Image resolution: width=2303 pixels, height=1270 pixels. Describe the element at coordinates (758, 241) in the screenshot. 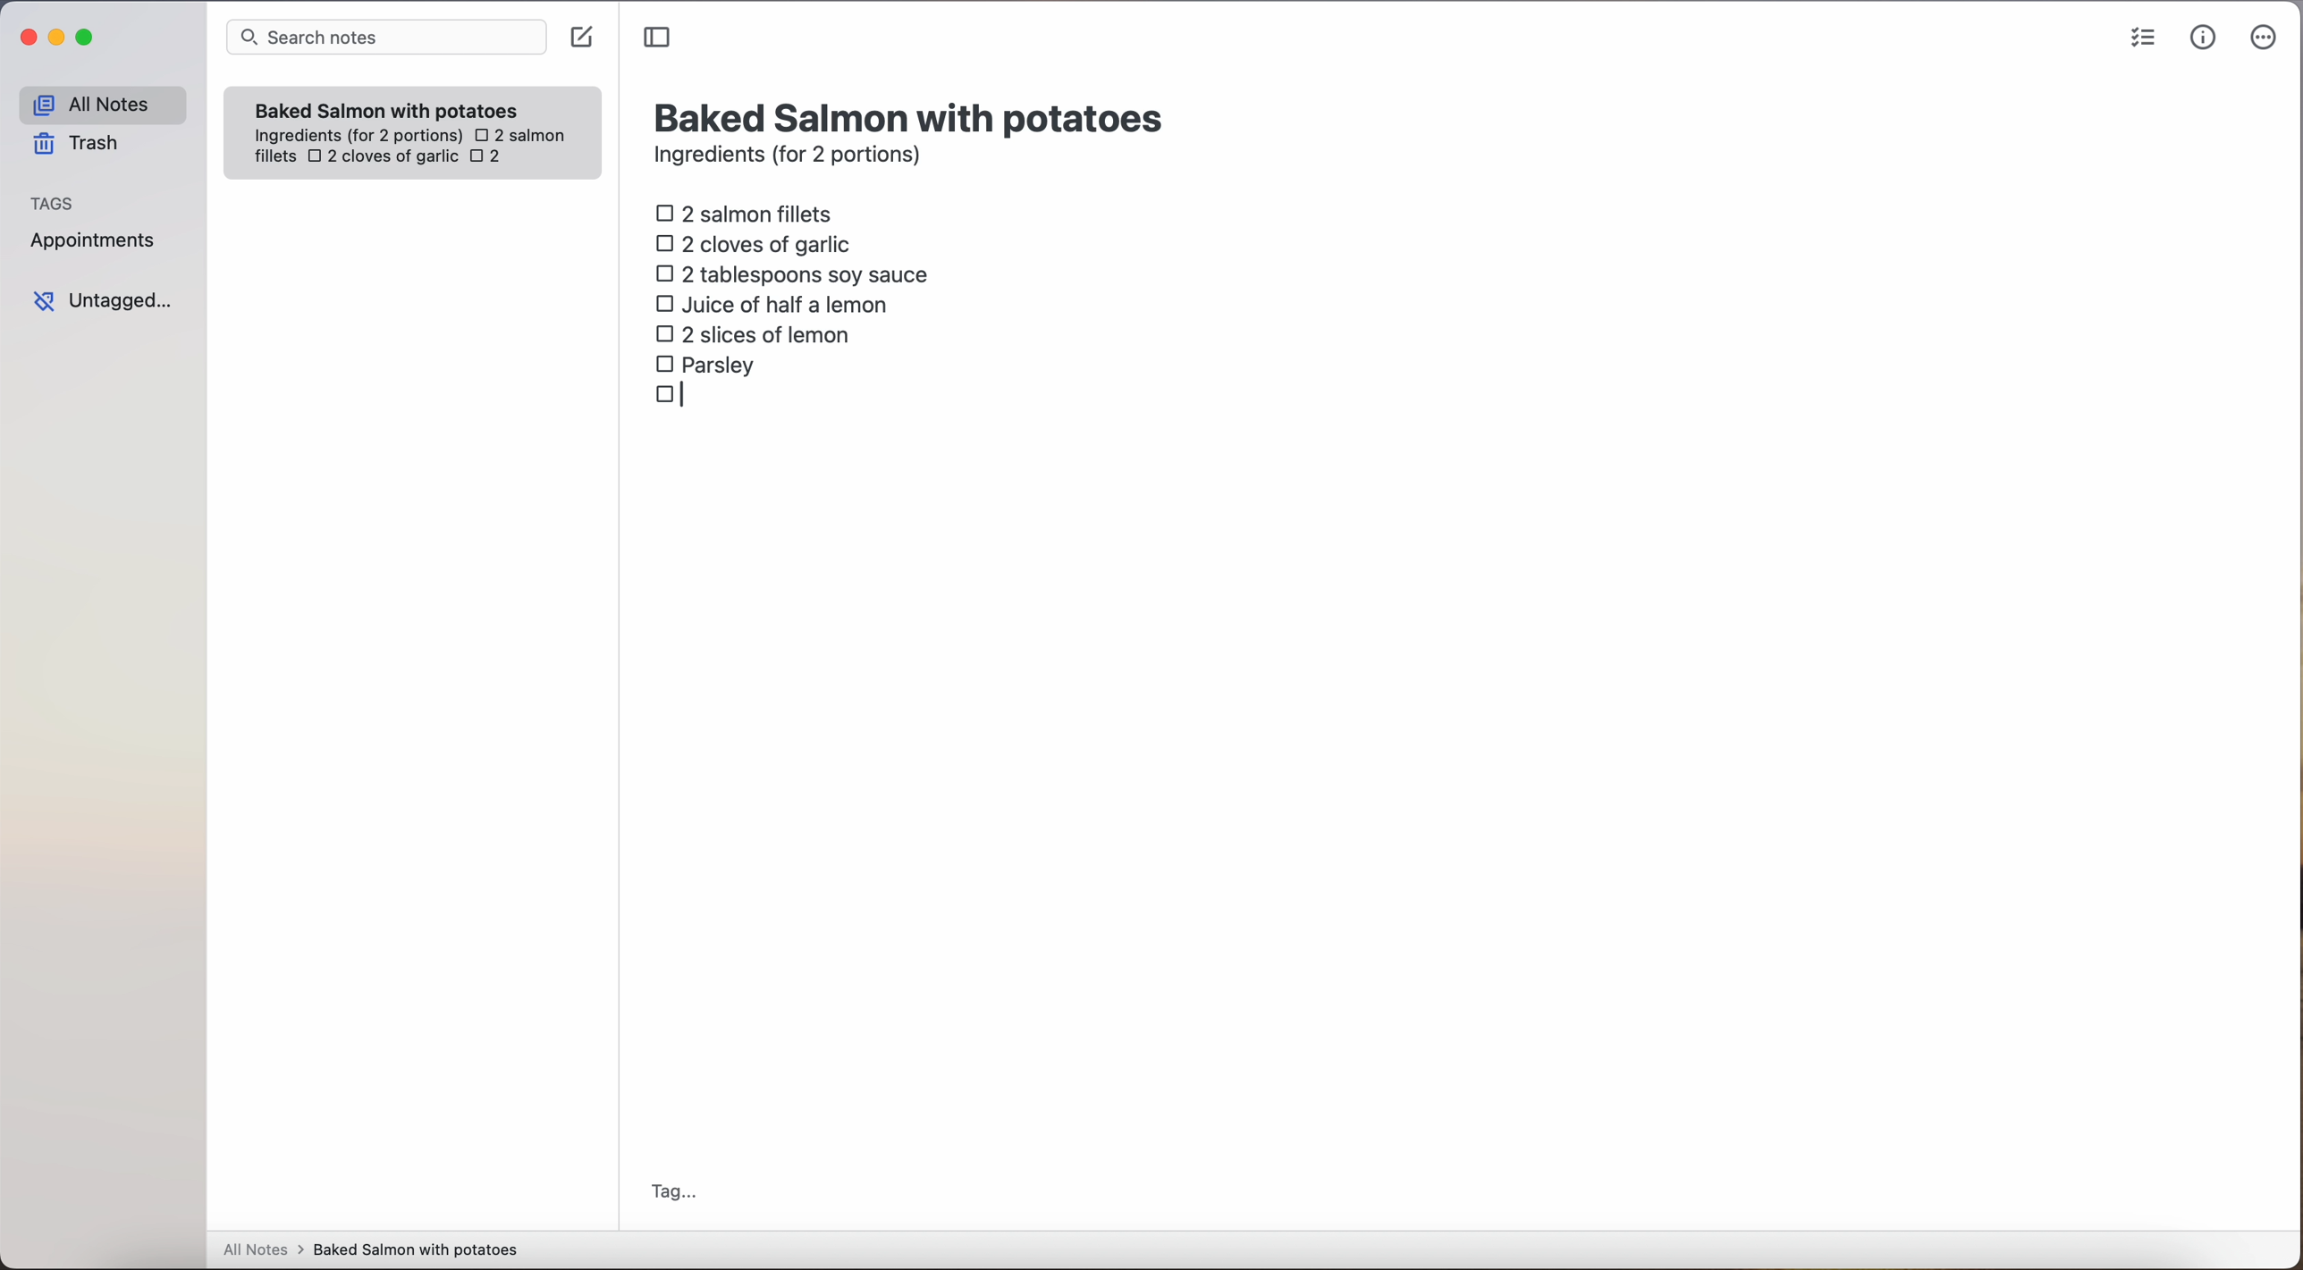

I see `2 cloves of garlic` at that location.